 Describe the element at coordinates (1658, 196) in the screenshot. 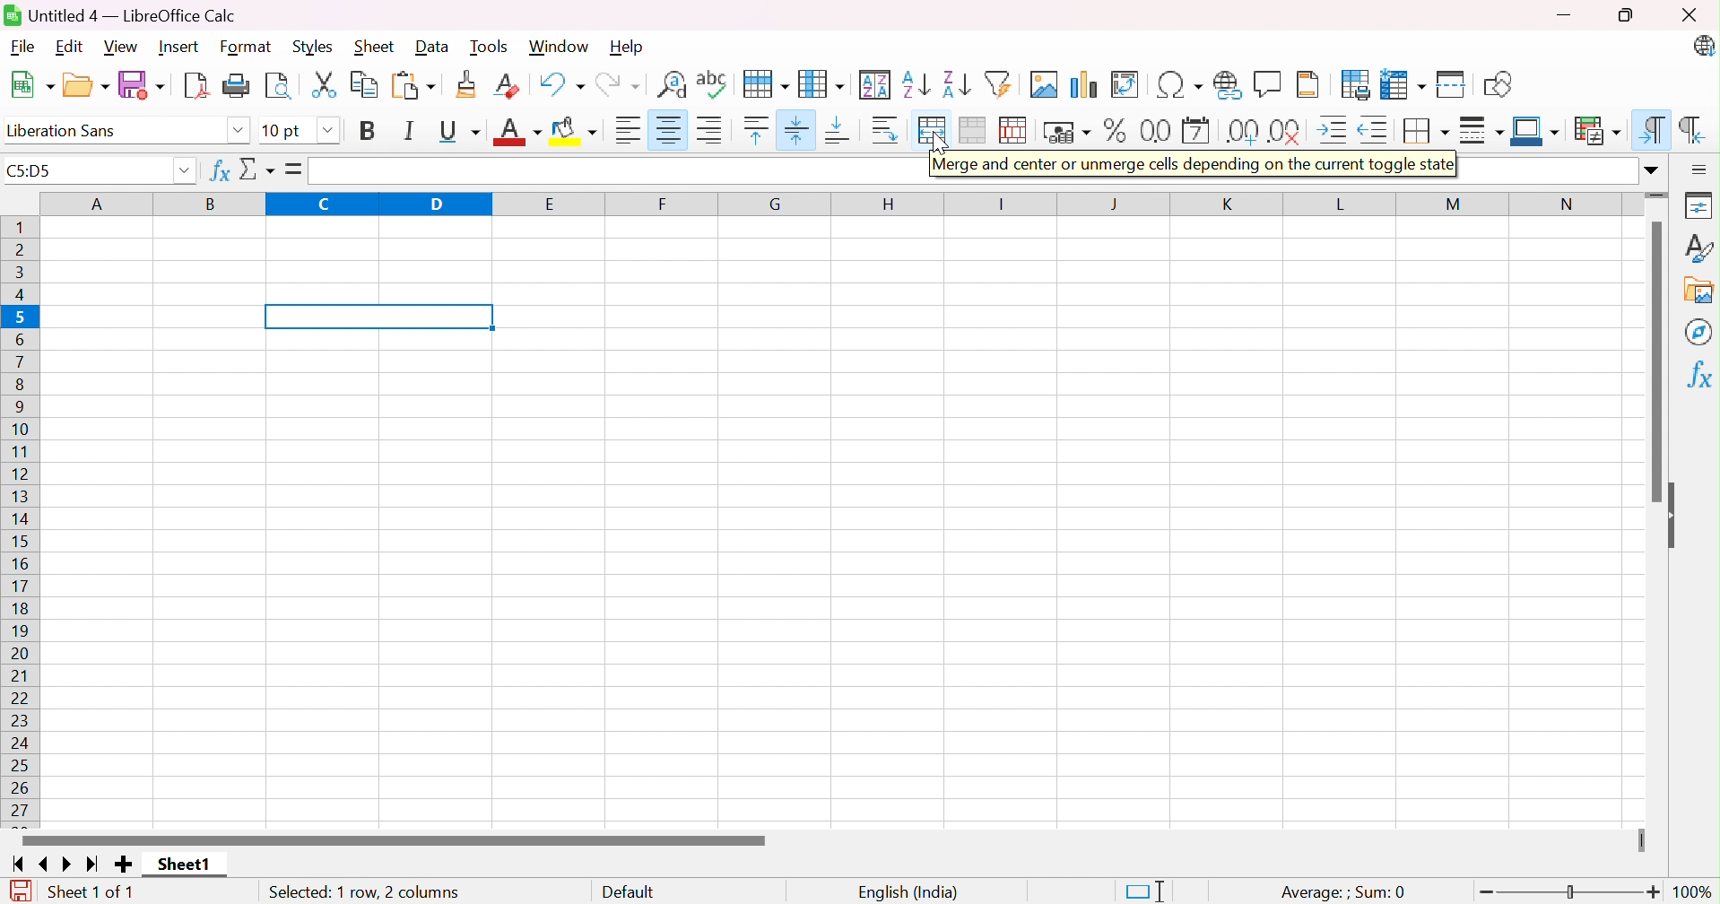

I see `Slider` at that location.